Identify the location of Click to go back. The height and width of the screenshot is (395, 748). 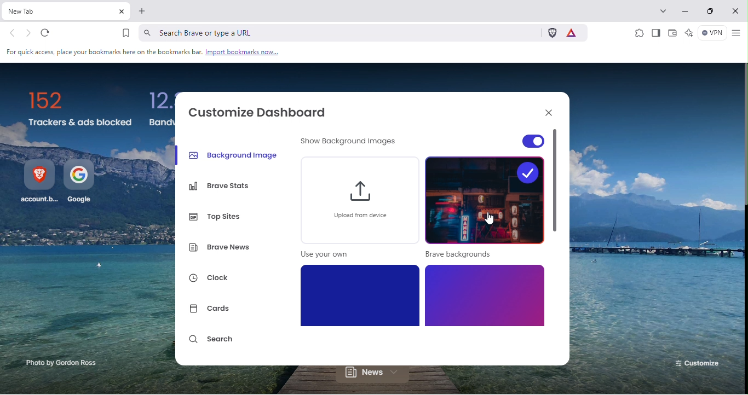
(13, 34).